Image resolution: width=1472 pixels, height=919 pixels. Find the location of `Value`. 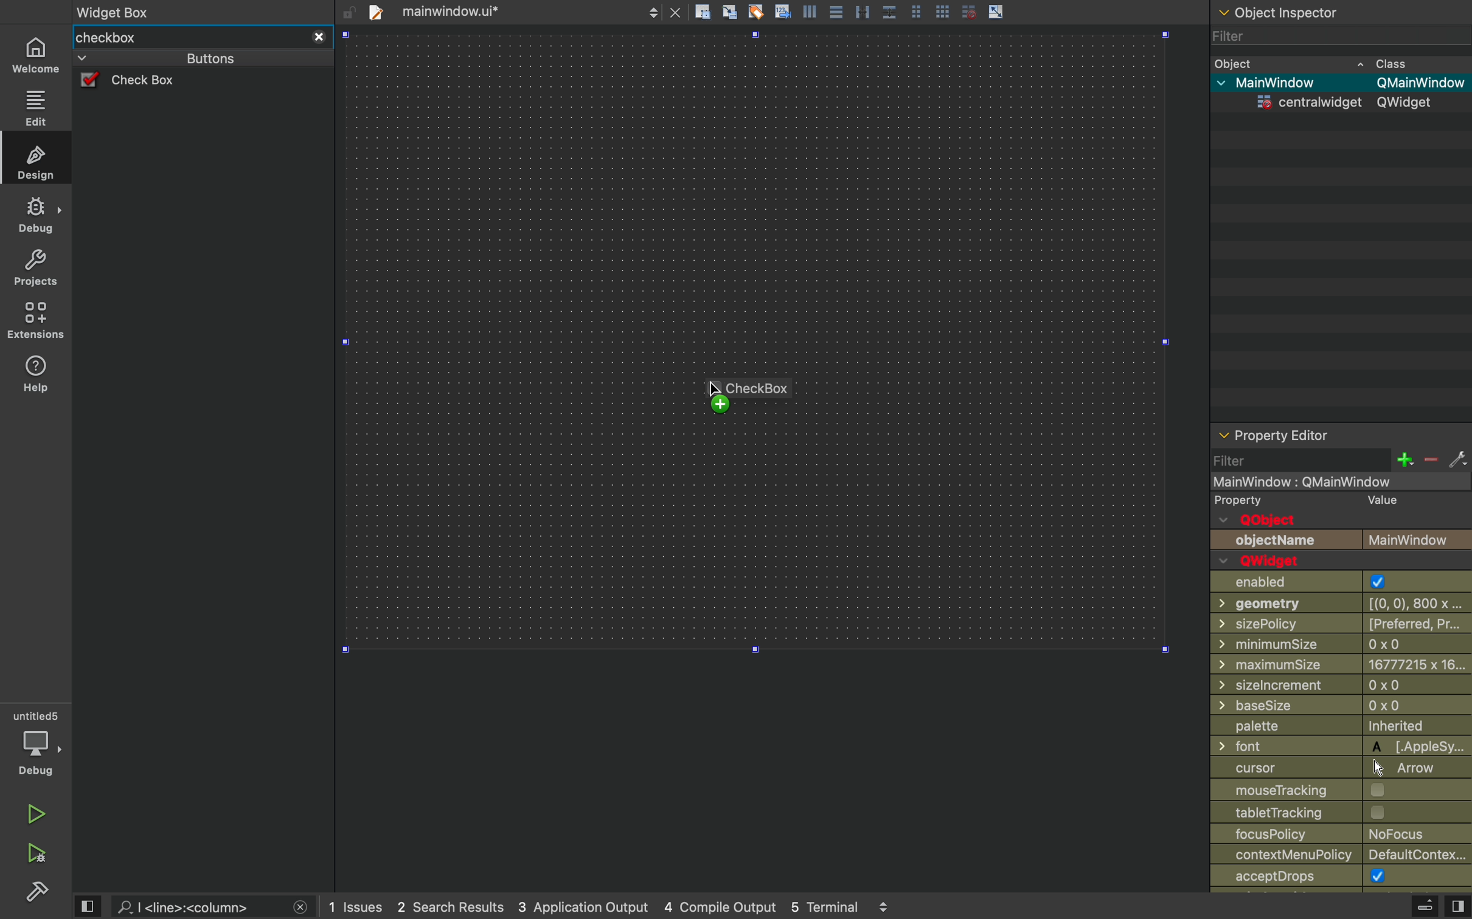

Value is located at coordinates (1383, 501).